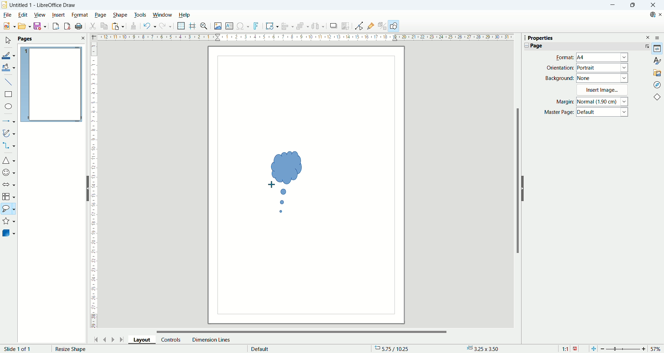 This screenshot has height=353, width=664. Describe the element at coordinates (9, 67) in the screenshot. I see `fill color` at that location.